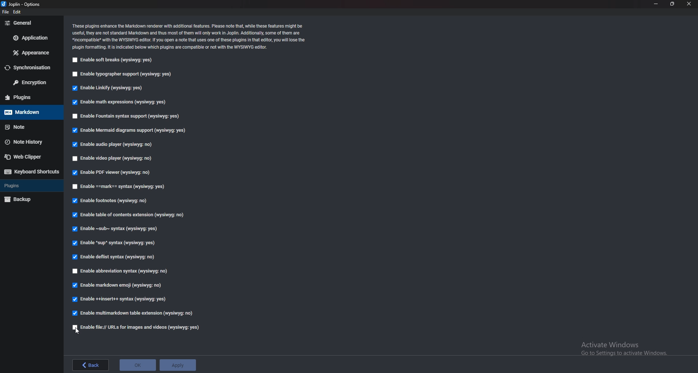  Describe the element at coordinates (32, 39) in the screenshot. I see `Application` at that location.